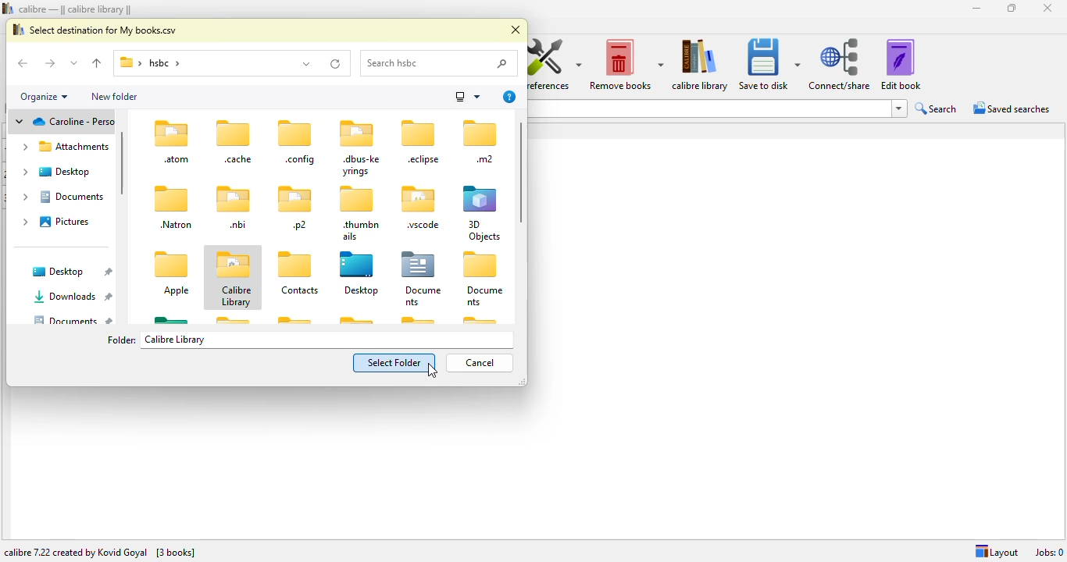 This screenshot has height=562, width=1067. Describe the element at coordinates (64, 293) in the screenshot. I see `folders` at that location.